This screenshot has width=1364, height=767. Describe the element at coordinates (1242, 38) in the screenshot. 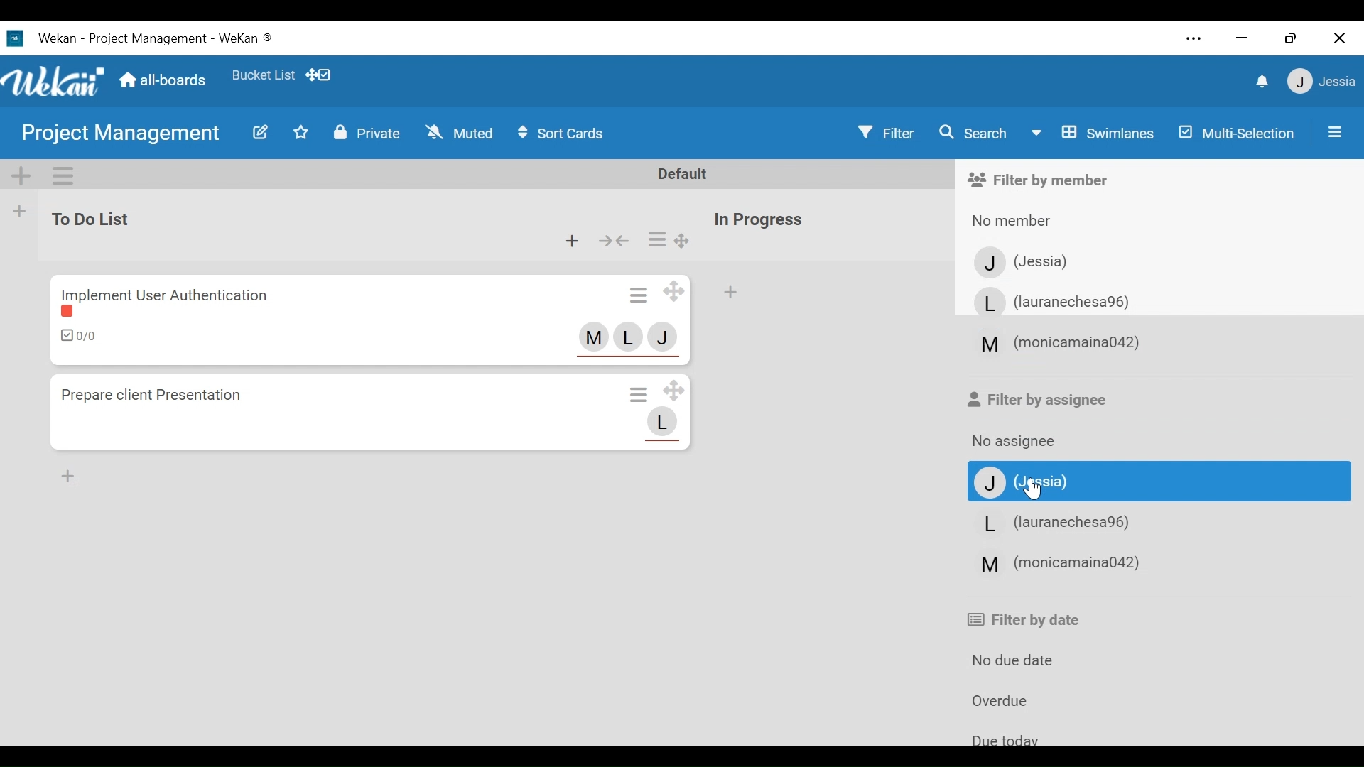

I see `minimize` at that location.